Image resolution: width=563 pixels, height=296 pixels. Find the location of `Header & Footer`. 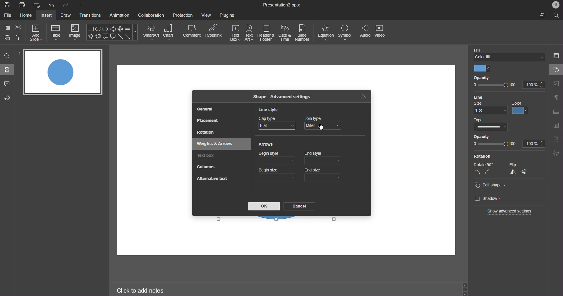

Header & Footer is located at coordinates (266, 33).